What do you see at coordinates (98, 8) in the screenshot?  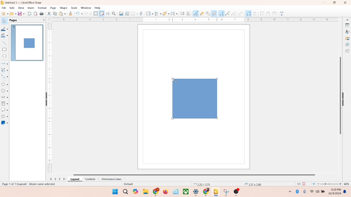 I see `help` at bounding box center [98, 8].